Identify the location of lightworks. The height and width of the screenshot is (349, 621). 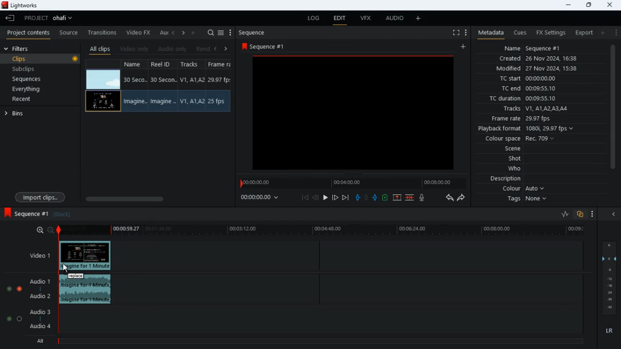
(20, 5).